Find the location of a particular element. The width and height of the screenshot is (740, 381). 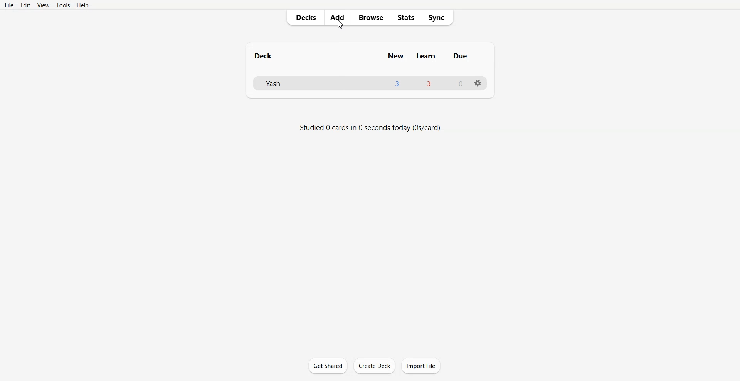

Sync is located at coordinates (439, 17).